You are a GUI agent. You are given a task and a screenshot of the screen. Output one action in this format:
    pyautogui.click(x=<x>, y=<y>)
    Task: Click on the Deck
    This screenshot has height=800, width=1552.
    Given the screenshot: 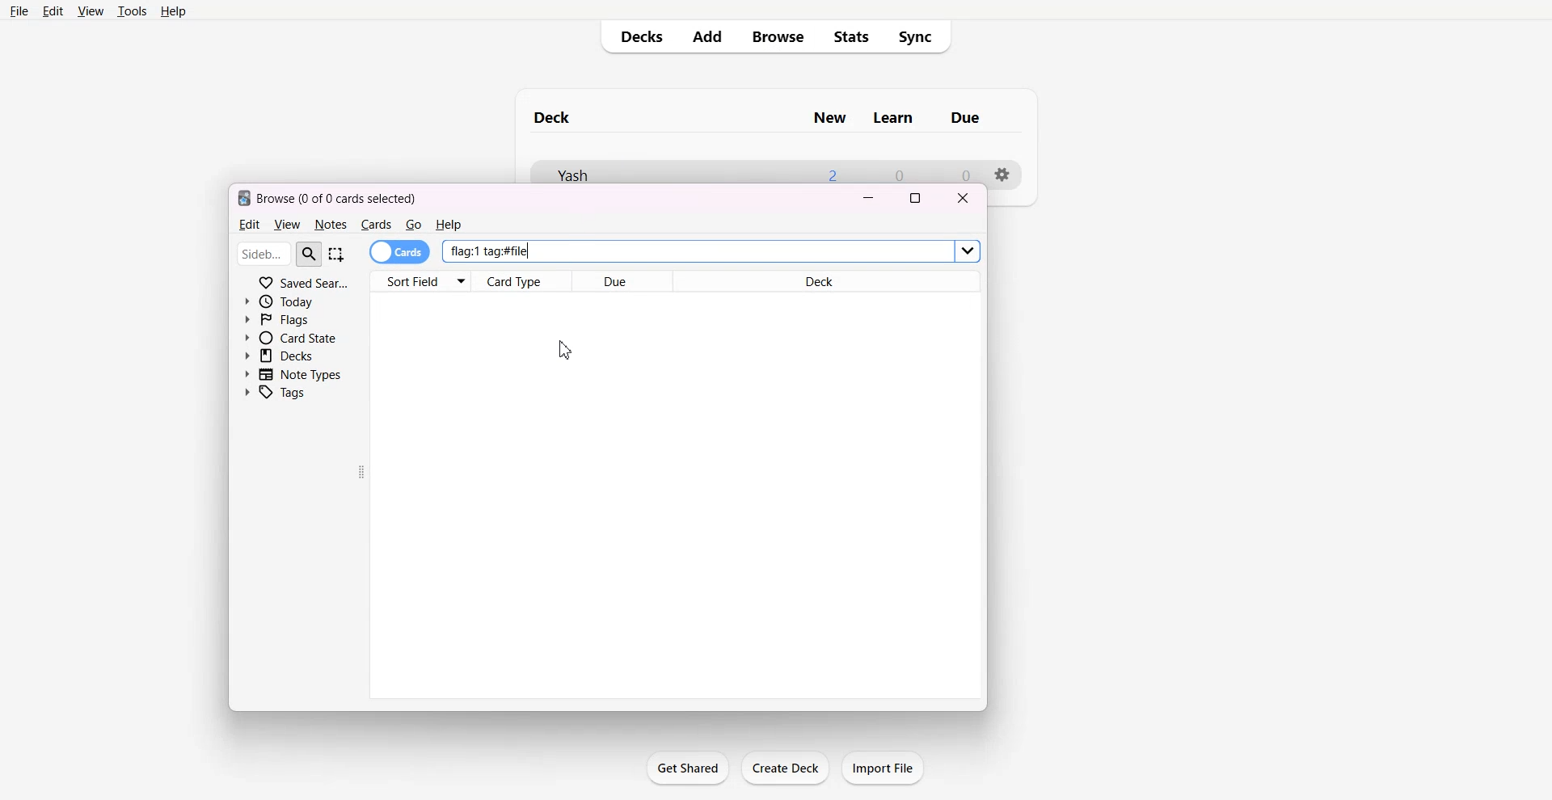 What is the action you would take?
    pyautogui.click(x=826, y=282)
    